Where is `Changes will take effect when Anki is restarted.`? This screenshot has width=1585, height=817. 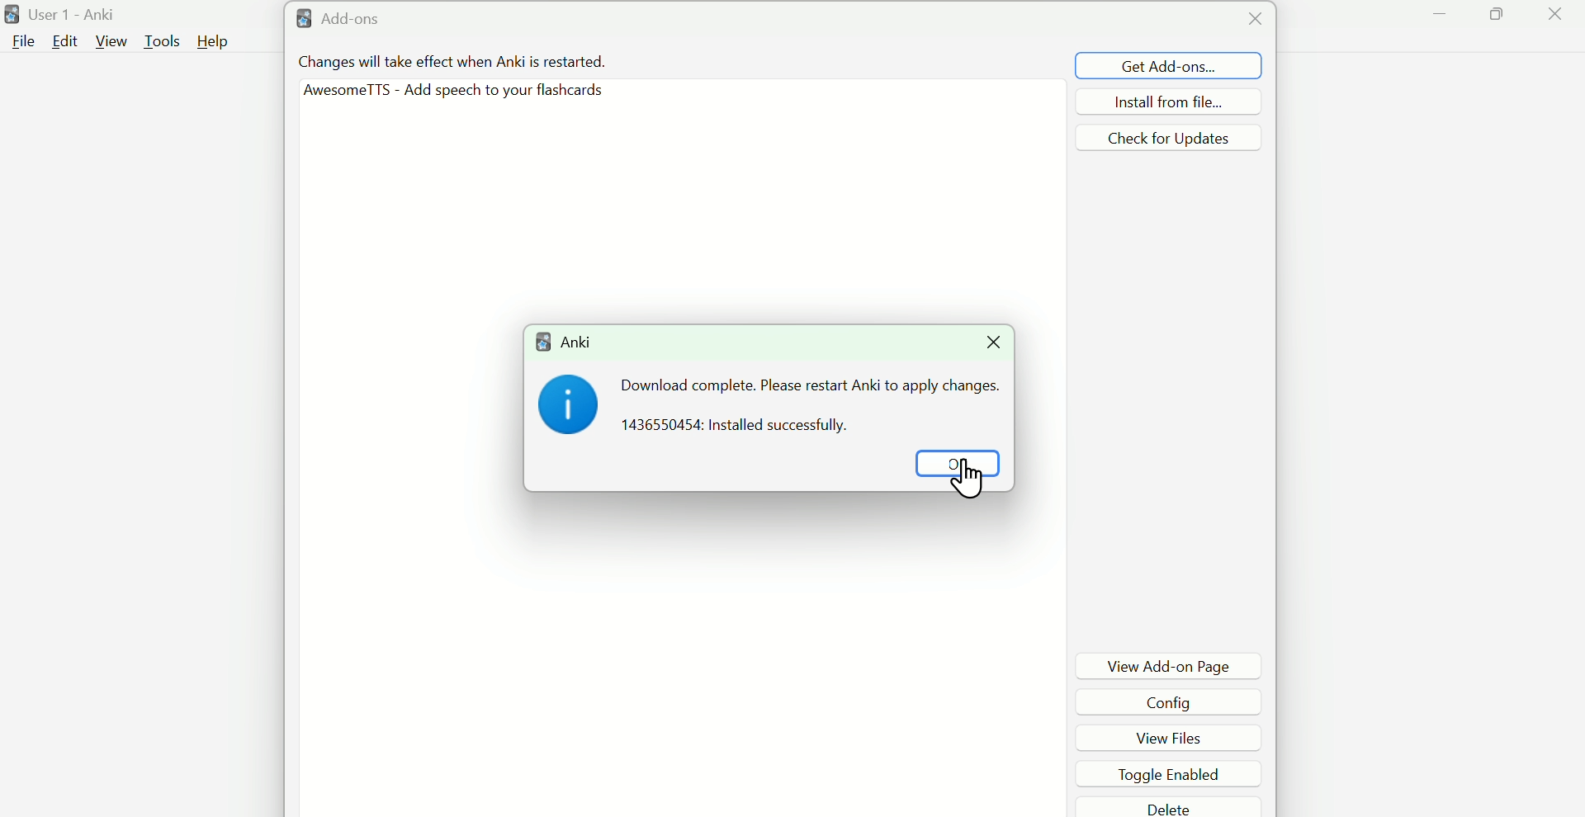
Changes will take effect when Anki is restarted. is located at coordinates (450, 65).